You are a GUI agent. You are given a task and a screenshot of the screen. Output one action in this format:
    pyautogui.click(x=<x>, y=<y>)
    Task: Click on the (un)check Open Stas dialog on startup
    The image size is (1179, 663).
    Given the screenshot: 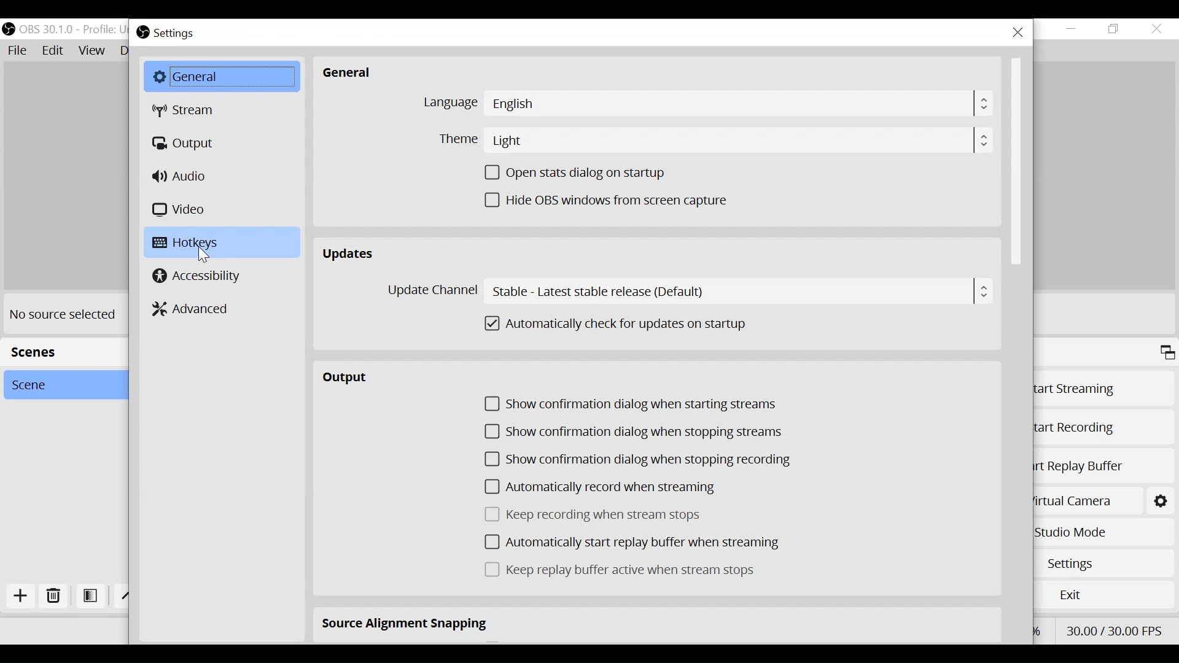 What is the action you would take?
    pyautogui.click(x=582, y=173)
    